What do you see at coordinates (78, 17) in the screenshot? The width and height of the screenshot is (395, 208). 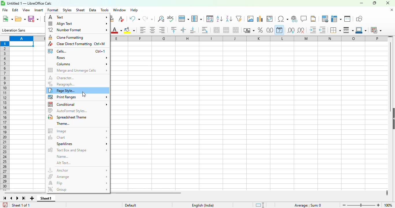 I see `text` at bounding box center [78, 17].